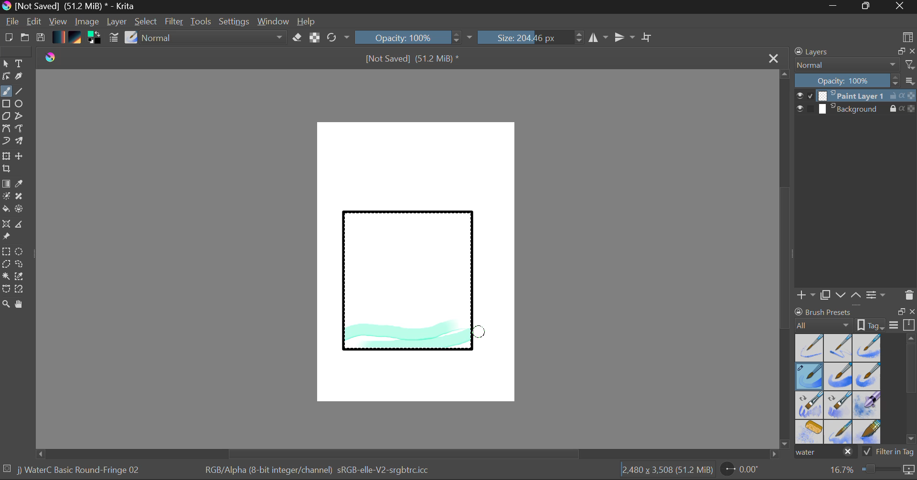  I want to click on Measurements, so click(21, 226).